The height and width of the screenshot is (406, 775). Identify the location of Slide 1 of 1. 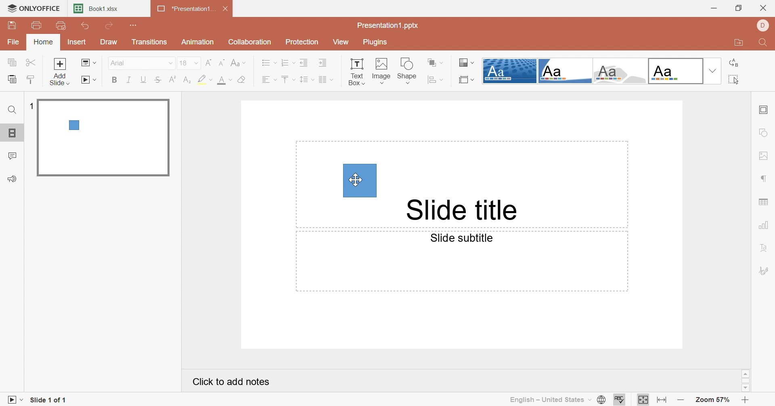
(51, 400).